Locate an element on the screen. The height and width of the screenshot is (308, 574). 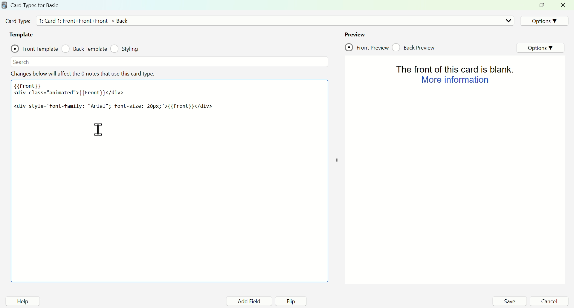
The front of this card is blank is located at coordinates (452, 68).